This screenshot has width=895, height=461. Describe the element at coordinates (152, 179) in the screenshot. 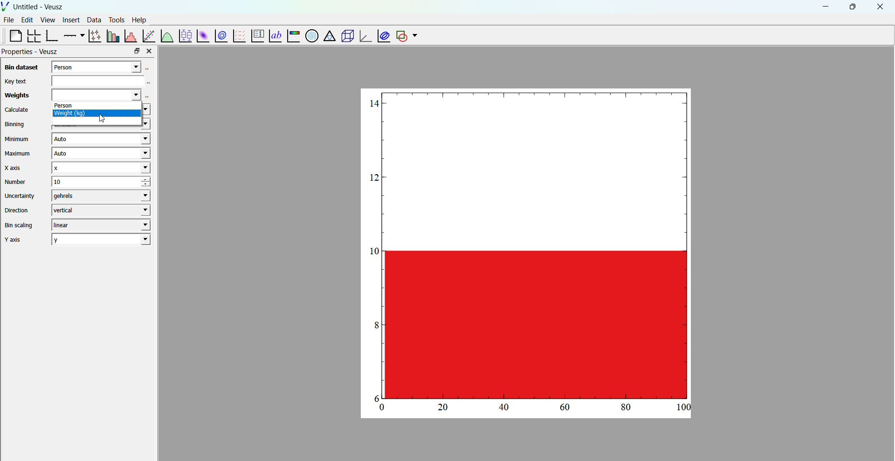

I see `increase number` at that location.